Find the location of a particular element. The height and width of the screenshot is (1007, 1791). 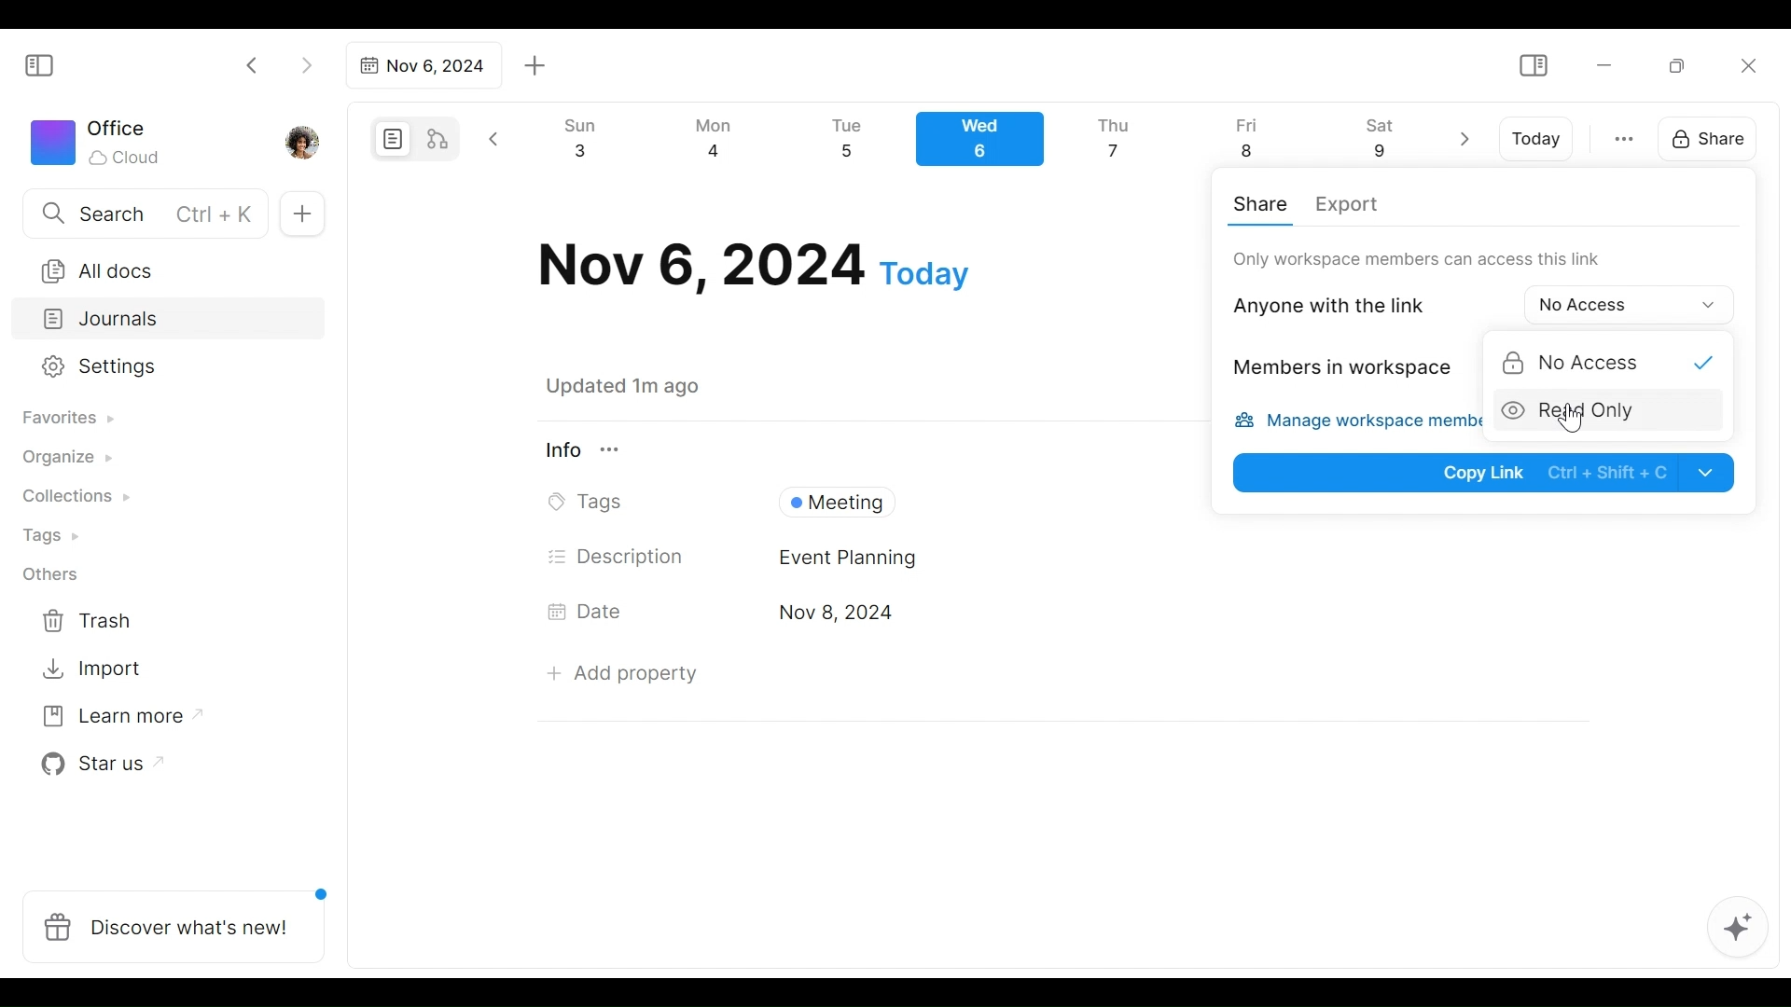

Star us is located at coordinates (97, 765).